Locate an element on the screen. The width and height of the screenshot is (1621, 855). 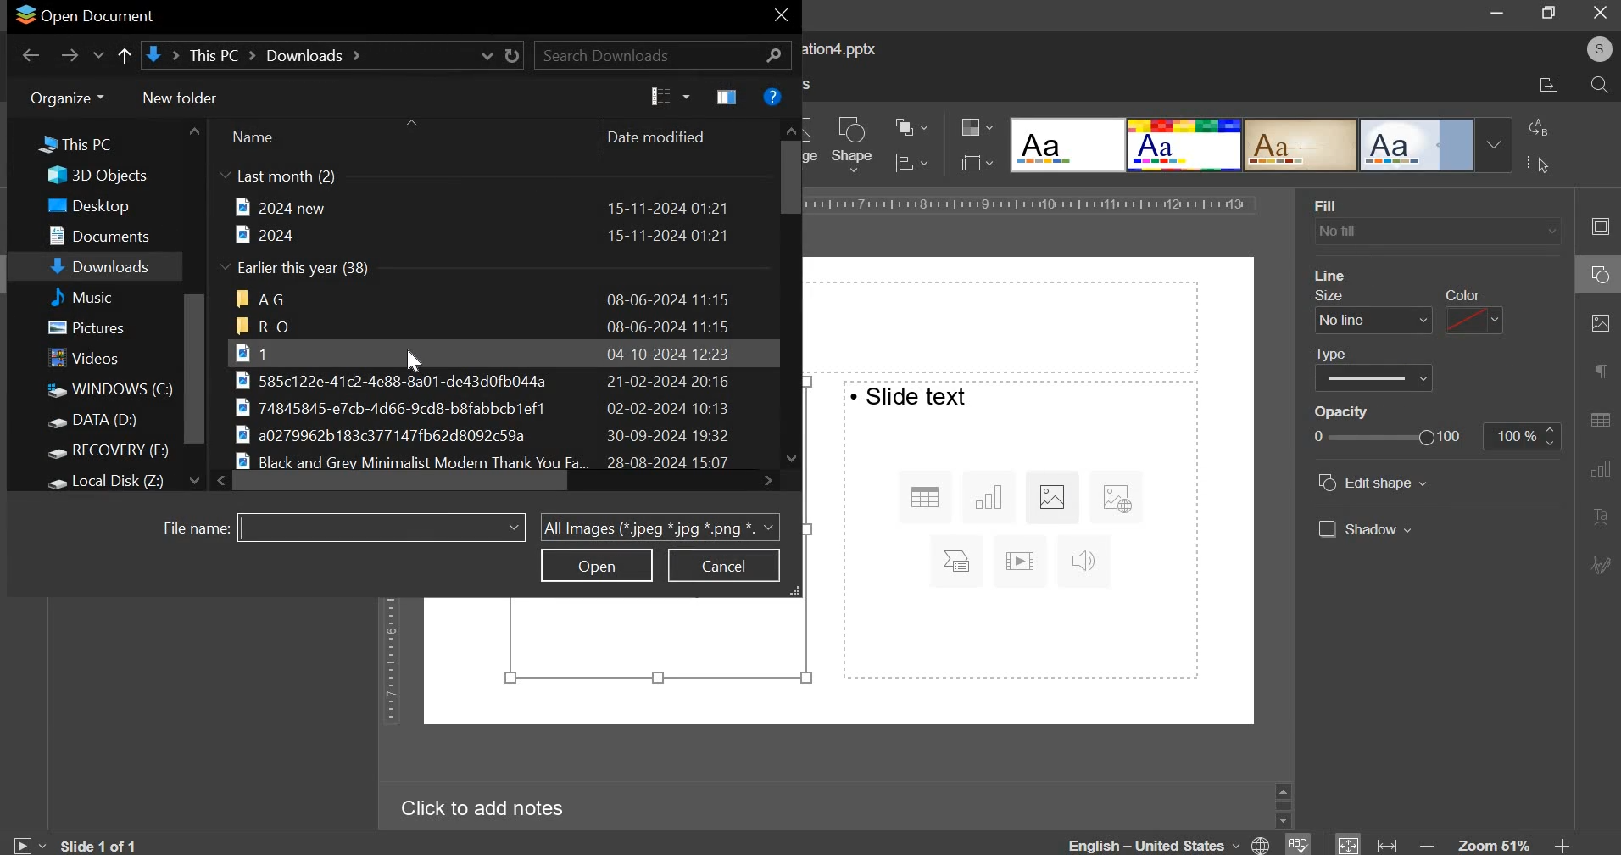
table setting is located at coordinates (1599, 416).